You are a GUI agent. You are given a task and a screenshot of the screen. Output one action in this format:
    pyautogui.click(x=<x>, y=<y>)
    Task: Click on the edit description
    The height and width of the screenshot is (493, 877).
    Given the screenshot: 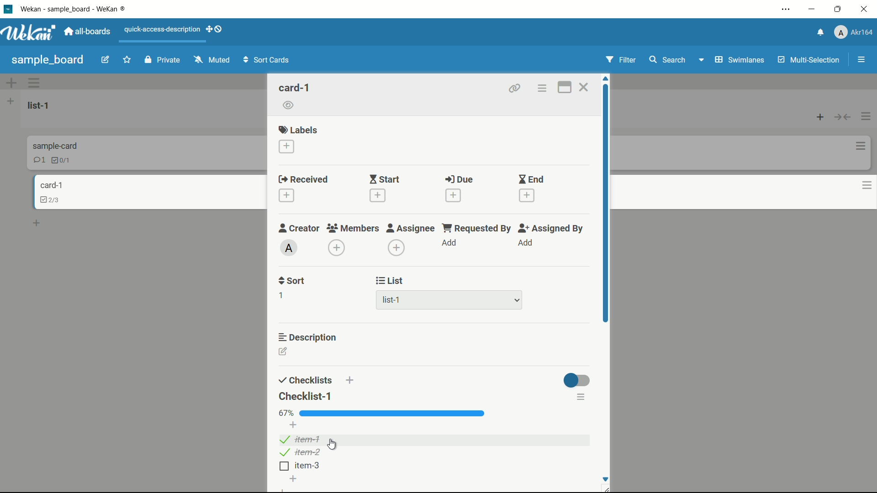 What is the action you would take?
    pyautogui.click(x=283, y=351)
    